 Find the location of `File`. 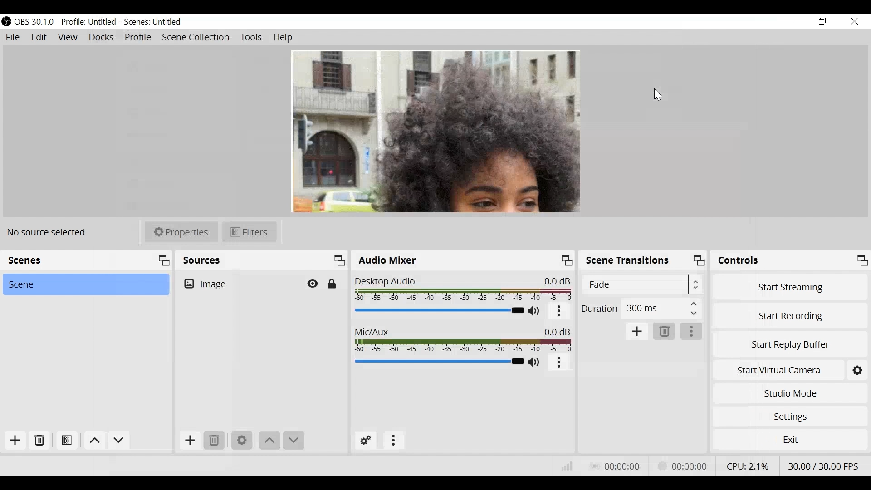

File is located at coordinates (14, 38).